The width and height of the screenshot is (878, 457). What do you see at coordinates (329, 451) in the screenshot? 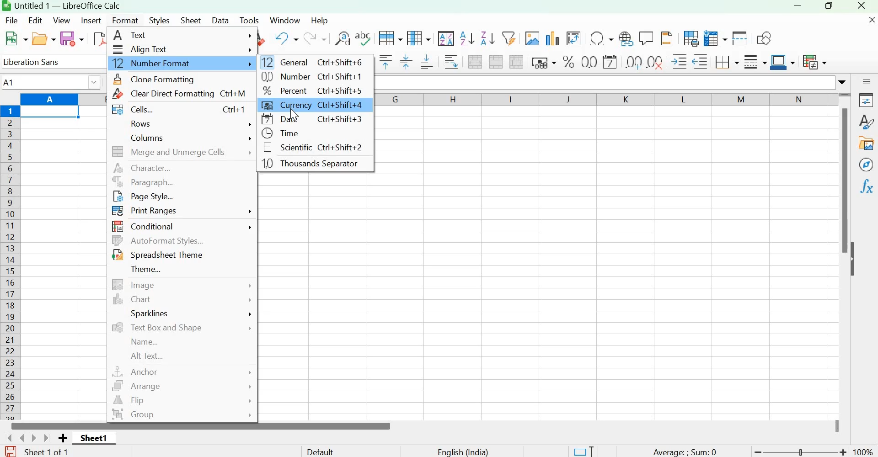
I see `Default` at bounding box center [329, 451].